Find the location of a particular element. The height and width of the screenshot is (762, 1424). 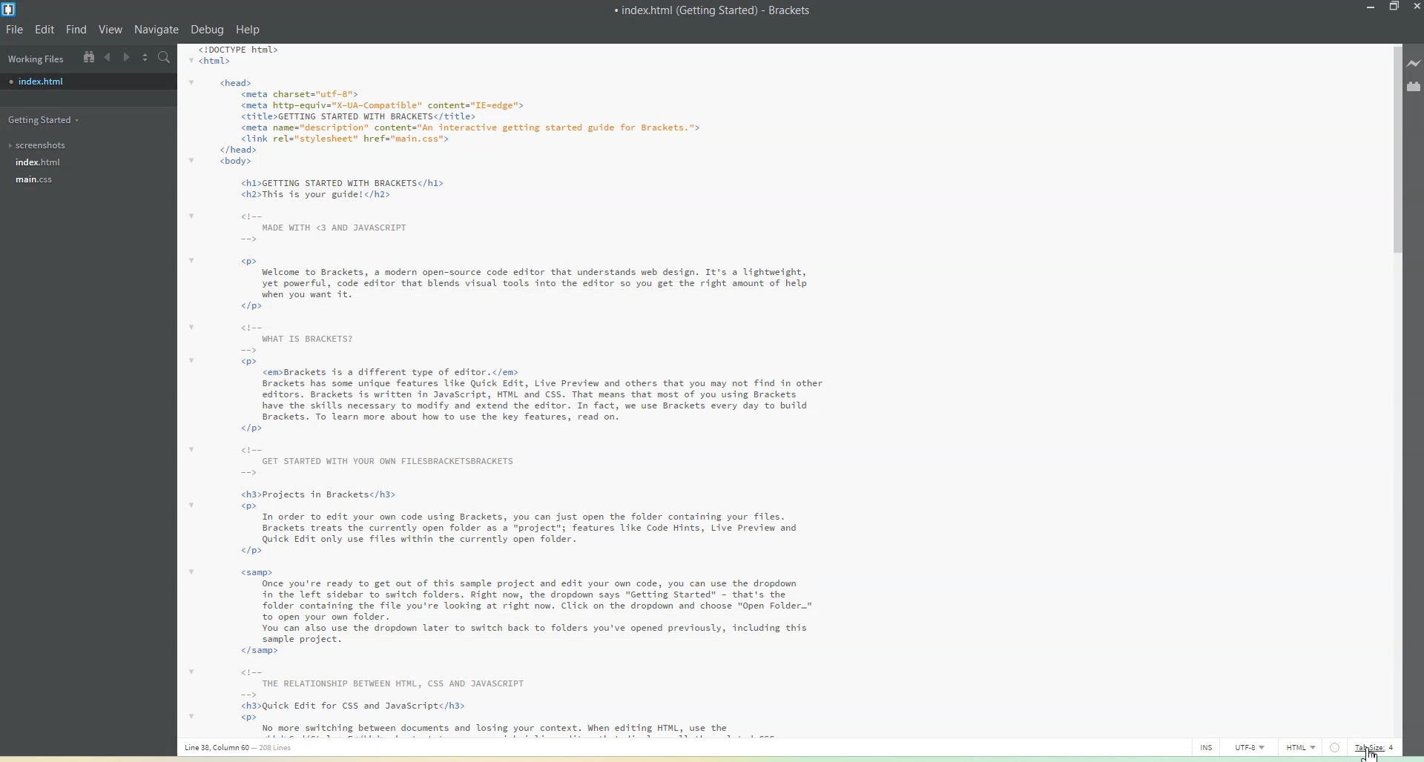

Tab Size is located at coordinates (1379, 746).